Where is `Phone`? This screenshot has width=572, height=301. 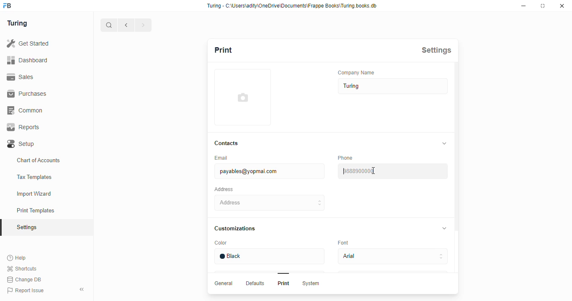 Phone is located at coordinates (347, 158).